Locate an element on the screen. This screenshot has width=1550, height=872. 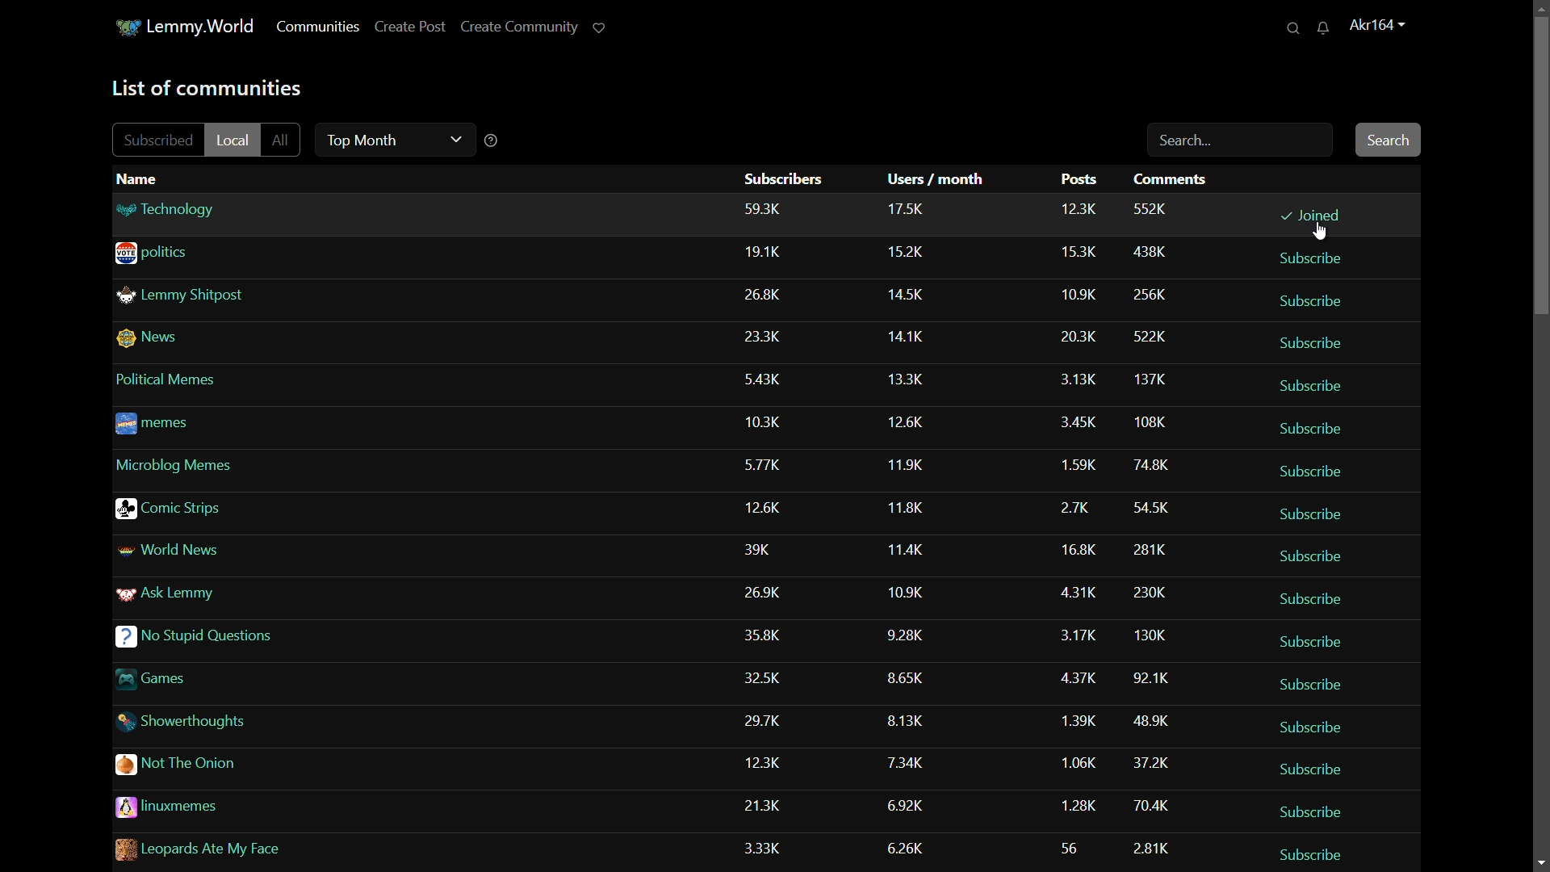
subscribe/unsubscribe is located at coordinates (1310, 511).